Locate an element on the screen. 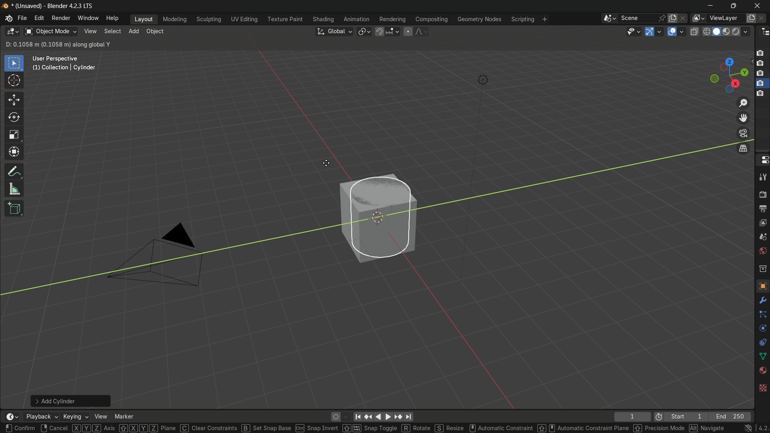  help menu is located at coordinates (113, 18).